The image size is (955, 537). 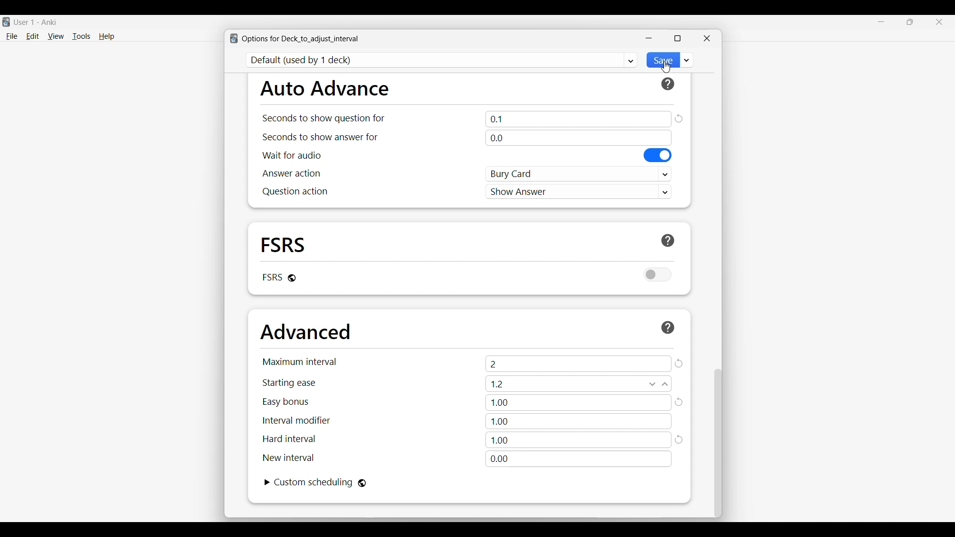 What do you see at coordinates (6, 22) in the screenshot?
I see `Software logo` at bounding box center [6, 22].